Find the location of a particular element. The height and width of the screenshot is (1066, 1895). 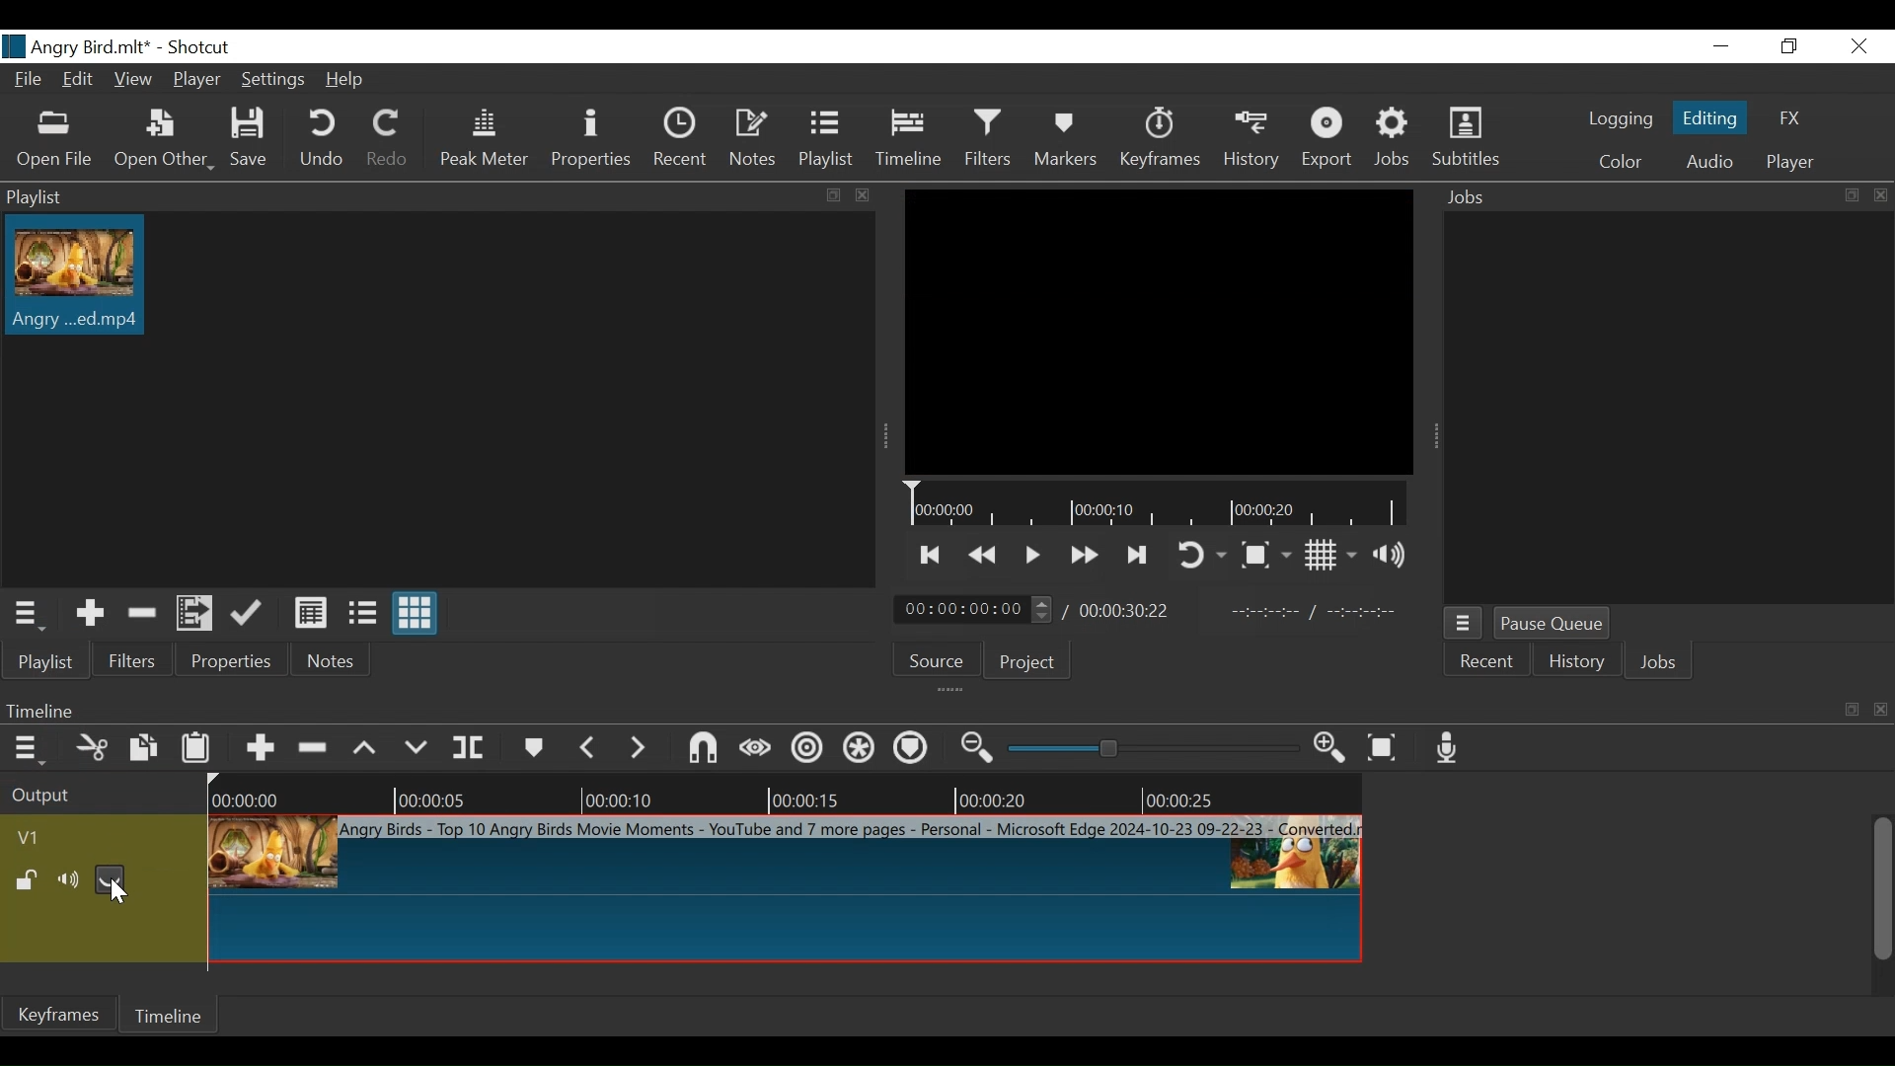

Timeline is located at coordinates (169, 1016).